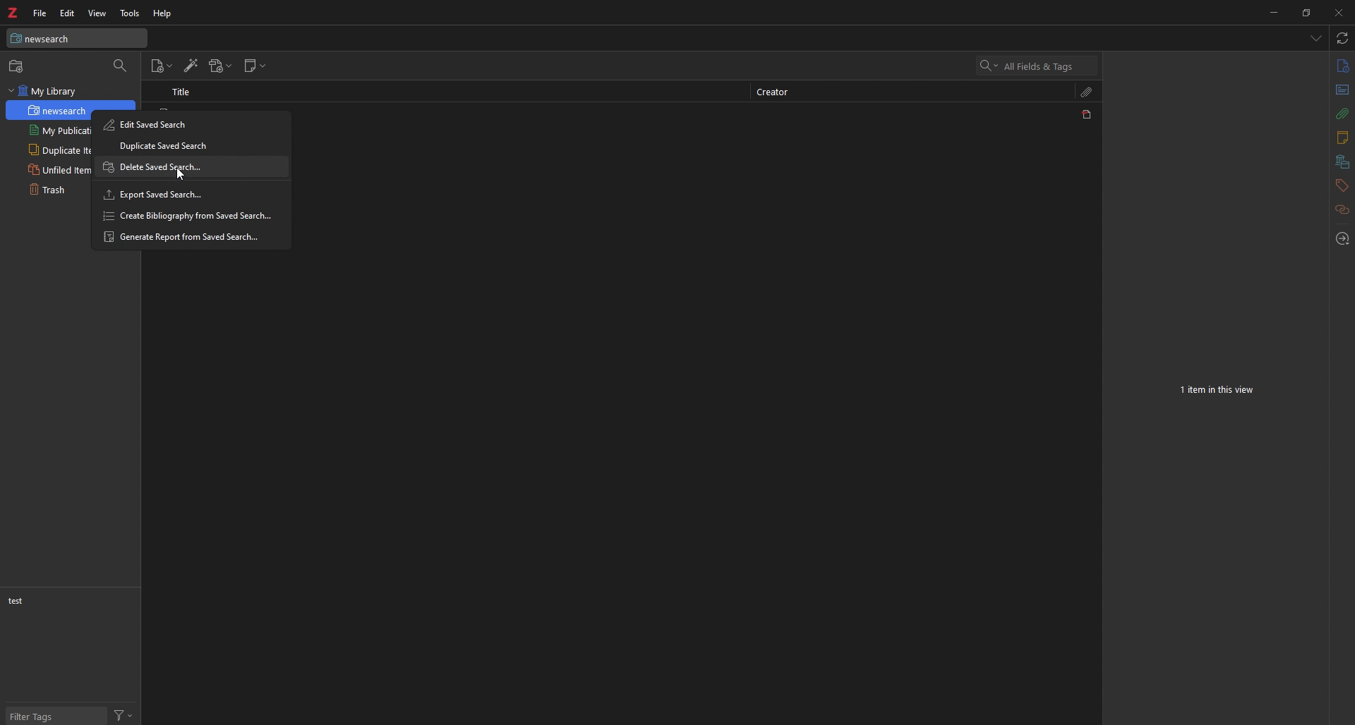 Image resolution: width=1355 pixels, height=725 pixels. Describe the element at coordinates (218, 66) in the screenshot. I see `Add attachments` at that location.